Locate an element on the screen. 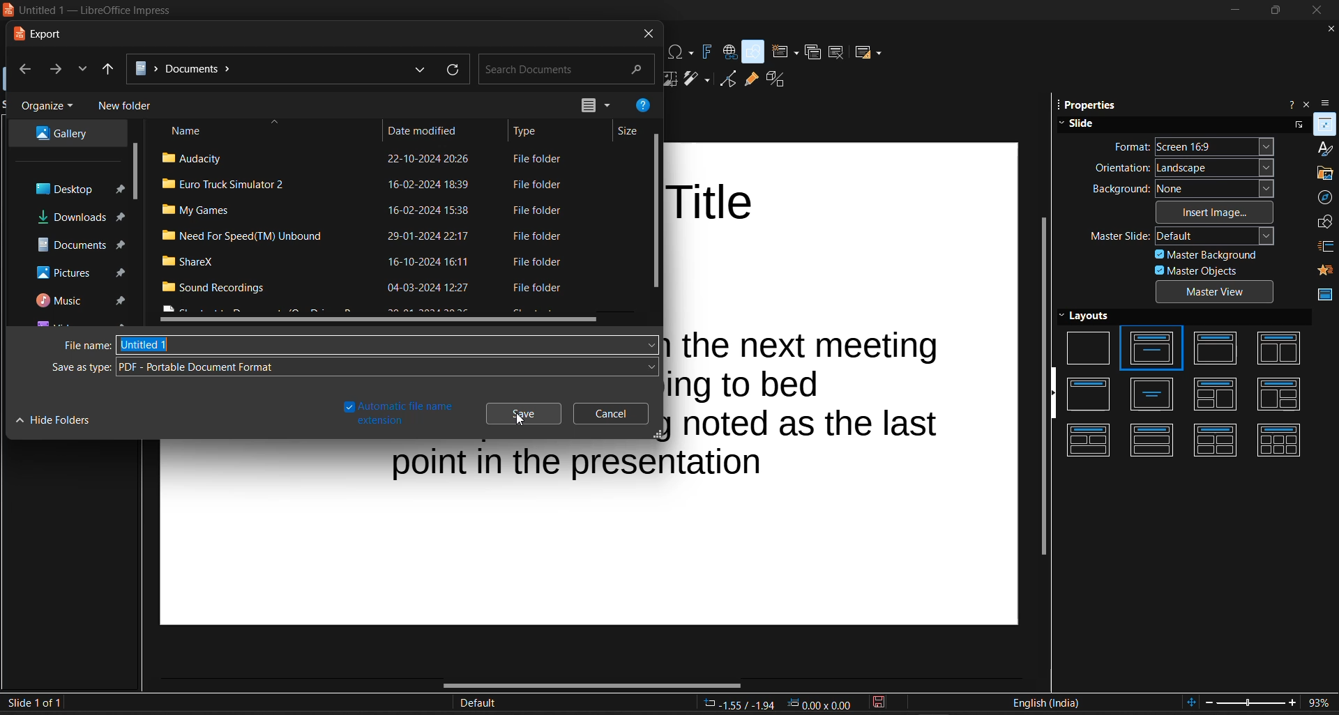 This screenshot has width=1339, height=715. name is located at coordinates (219, 130).